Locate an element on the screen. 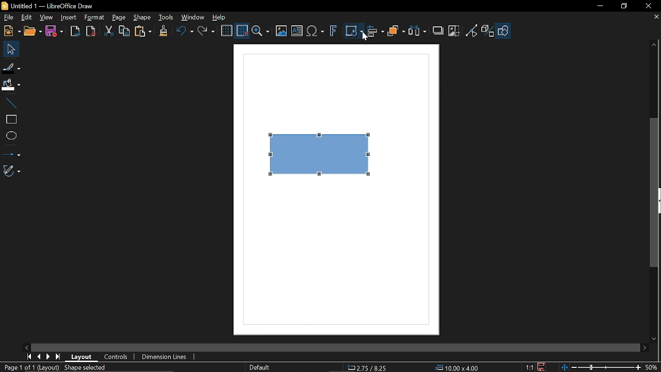 The height and width of the screenshot is (372, 661). Previous page is located at coordinates (38, 357).